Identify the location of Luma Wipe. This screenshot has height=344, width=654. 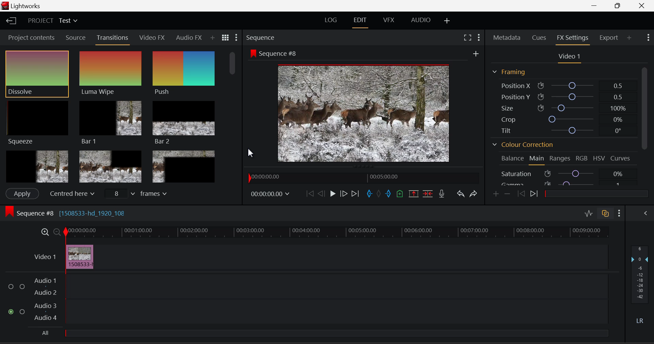
(110, 73).